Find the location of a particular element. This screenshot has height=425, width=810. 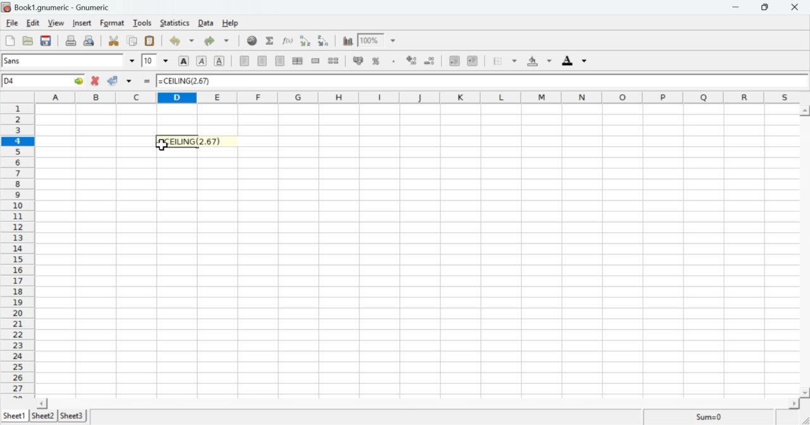

close is located at coordinates (797, 7).